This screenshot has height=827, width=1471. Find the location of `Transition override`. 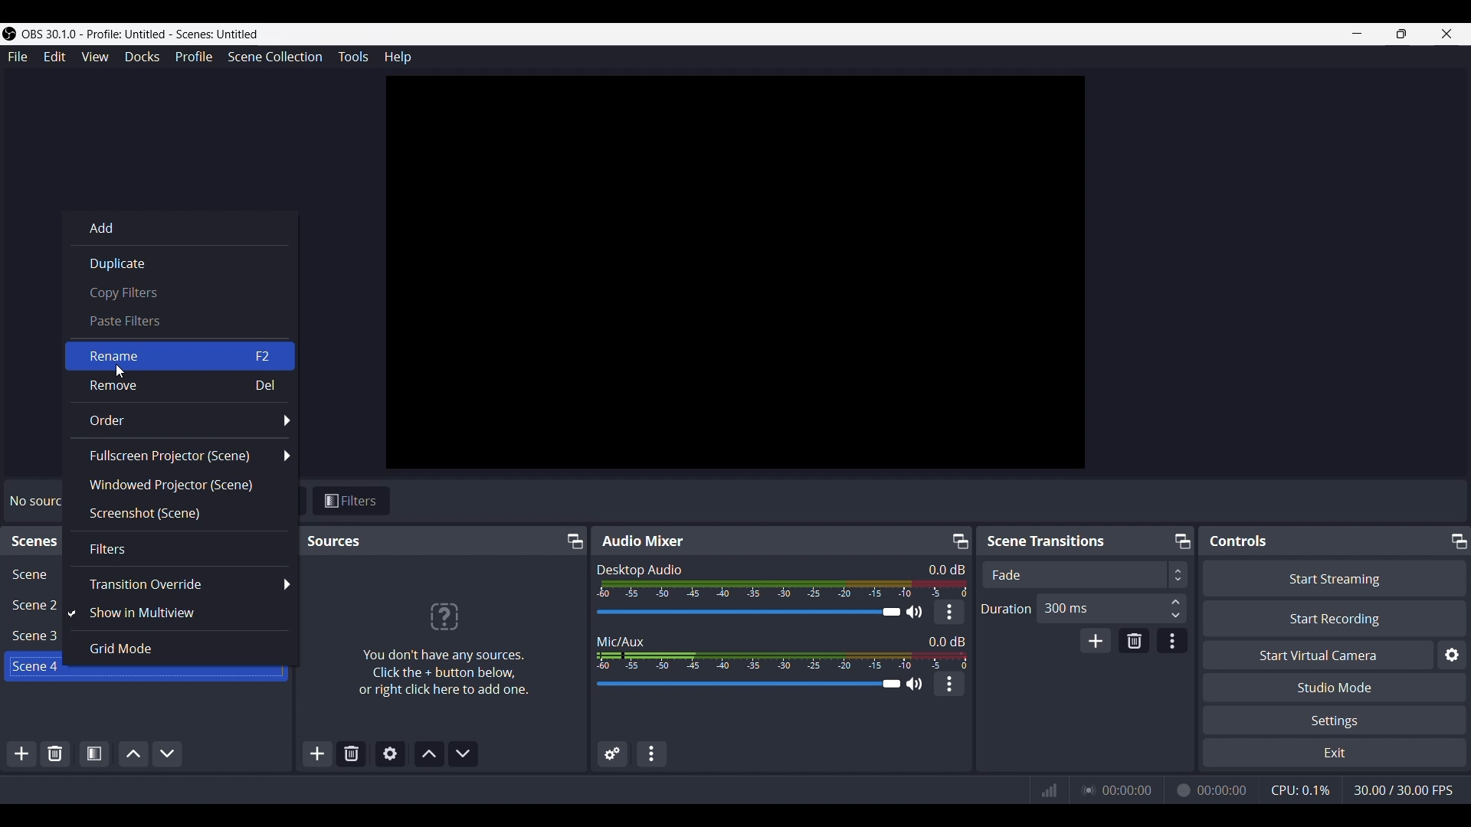

Transition override is located at coordinates (190, 583).